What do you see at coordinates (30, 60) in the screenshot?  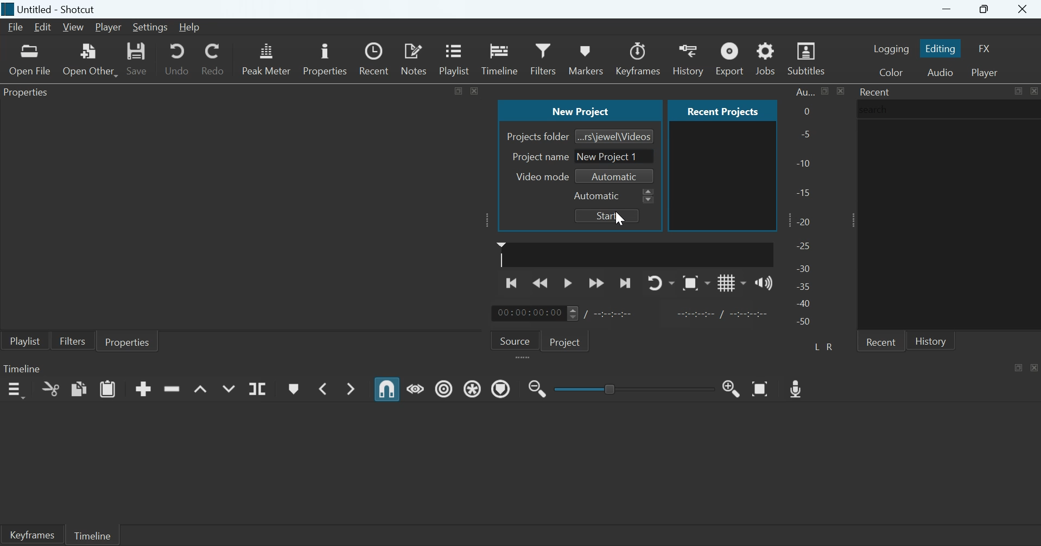 I see `Open a video, audio, image or project file` at bounding box center [30, 60].